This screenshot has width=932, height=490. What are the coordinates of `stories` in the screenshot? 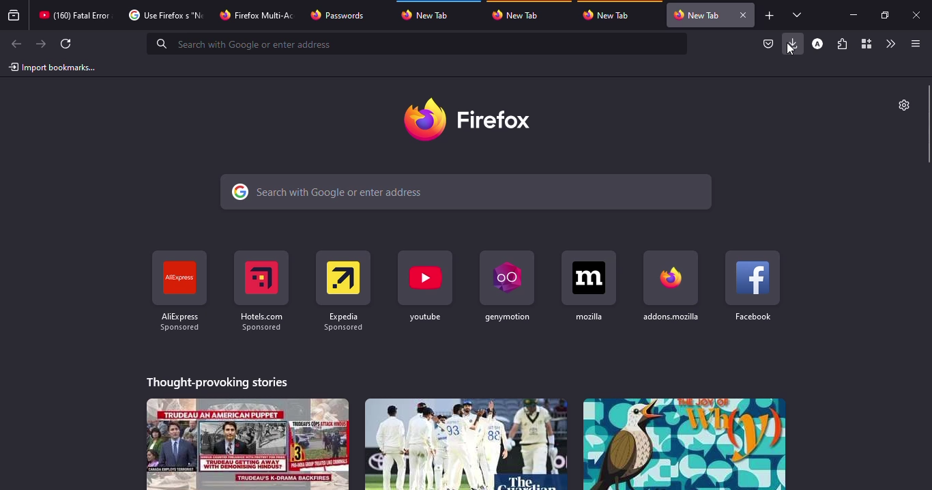 It's located at (218, 380).